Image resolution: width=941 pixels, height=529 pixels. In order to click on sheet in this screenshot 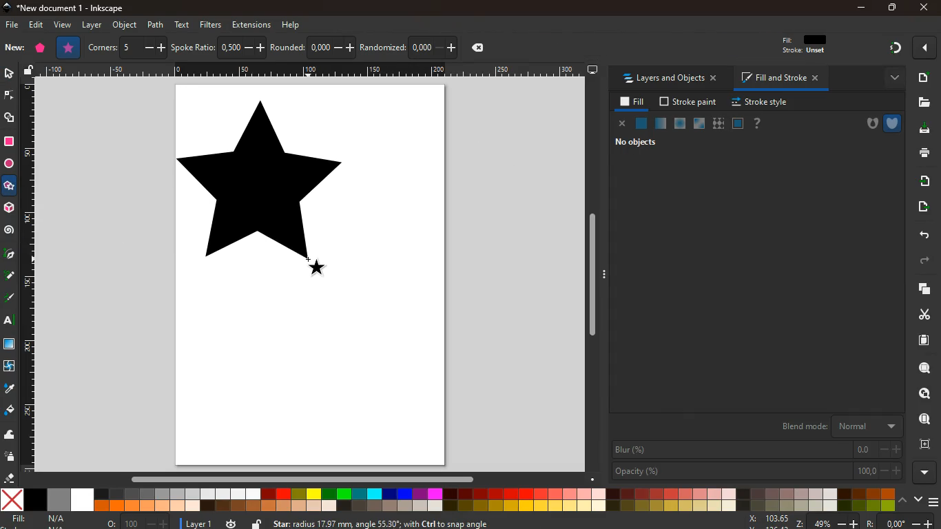, I will do `click(919, 343)`.